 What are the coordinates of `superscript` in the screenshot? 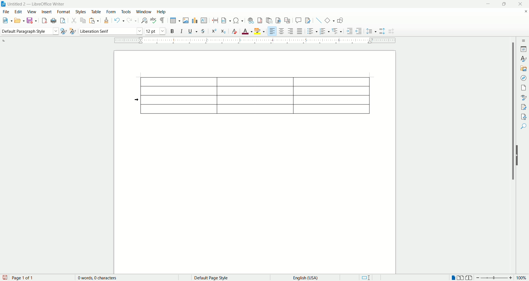 It's located at (215, 31).